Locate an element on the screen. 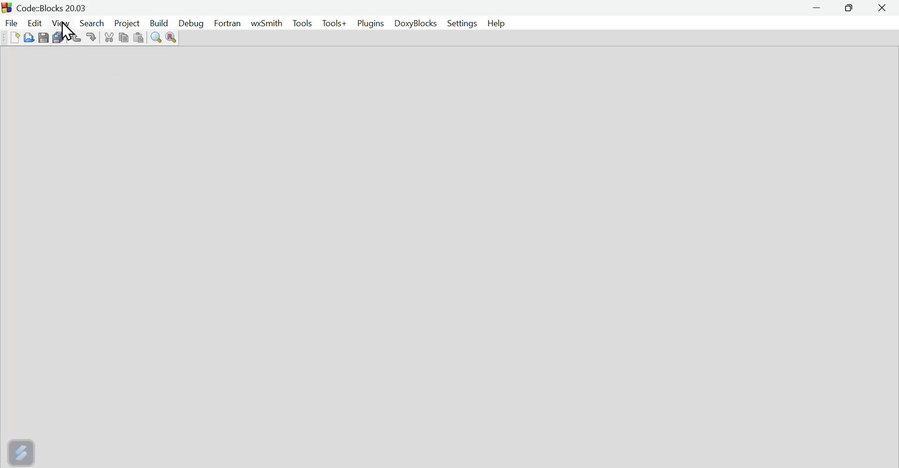  Help is located at coordinates (498, 23).